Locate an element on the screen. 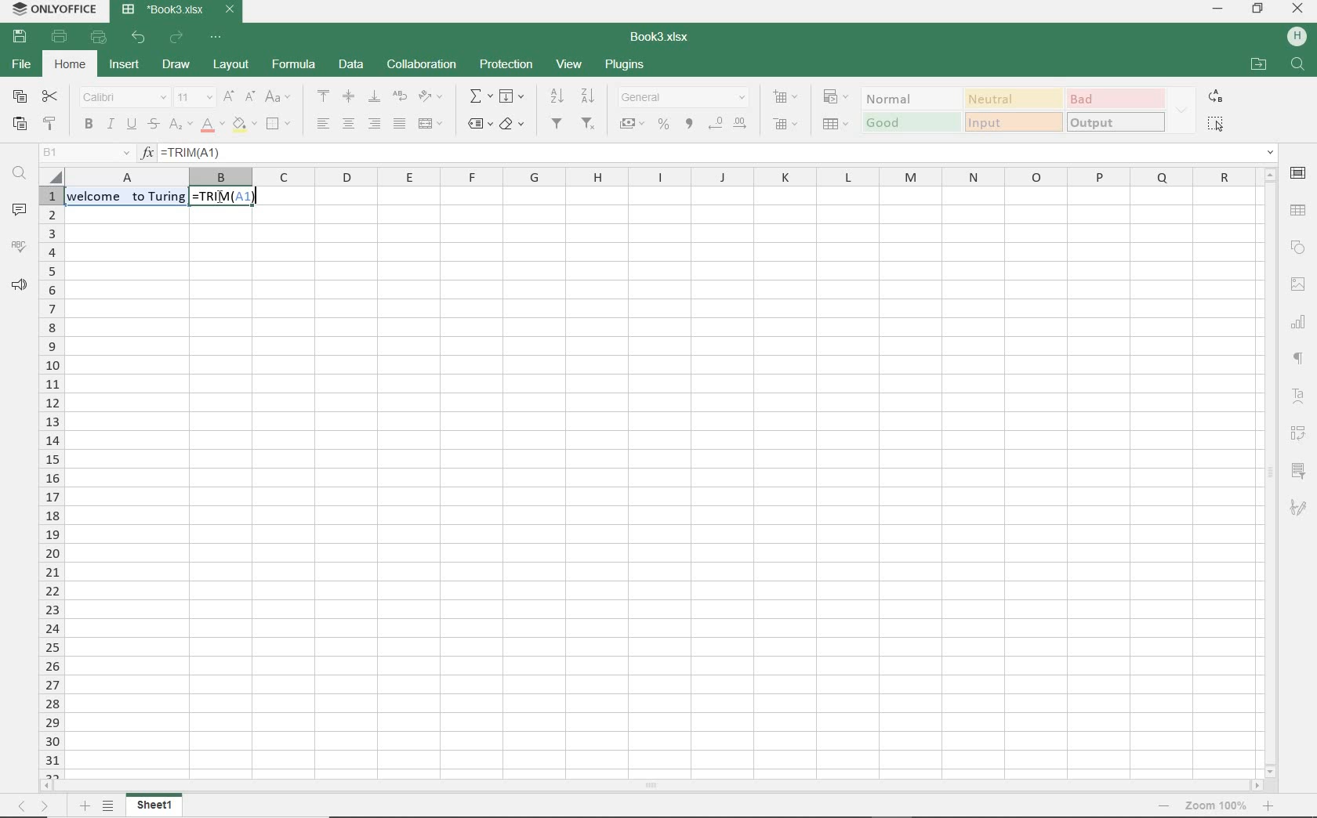 This screenshot has height=818, width=1317. name manager is located at coordinates (85, 153).